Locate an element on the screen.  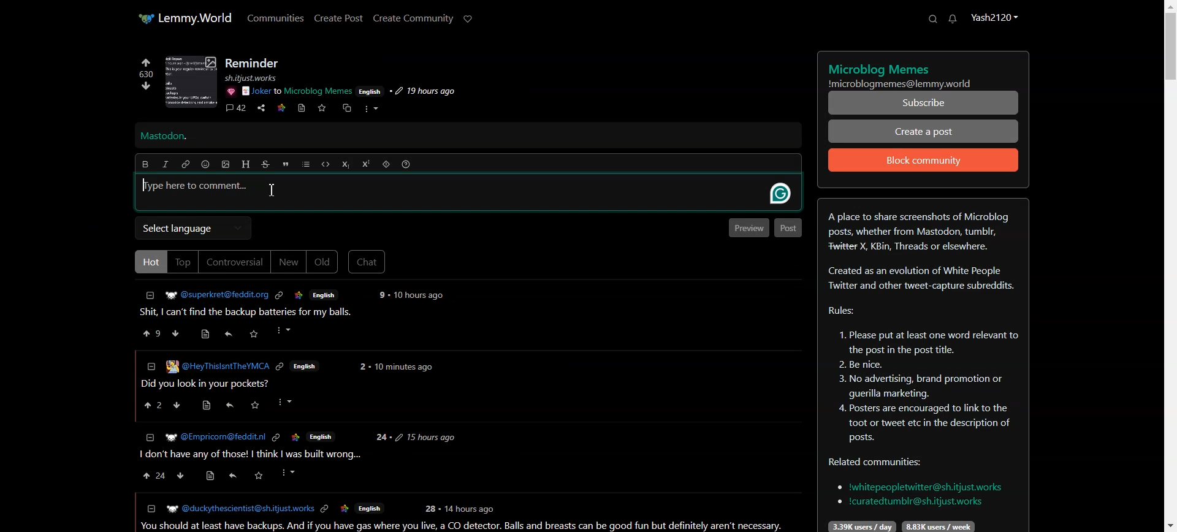
Upvote is located at coordinates (145, 68).